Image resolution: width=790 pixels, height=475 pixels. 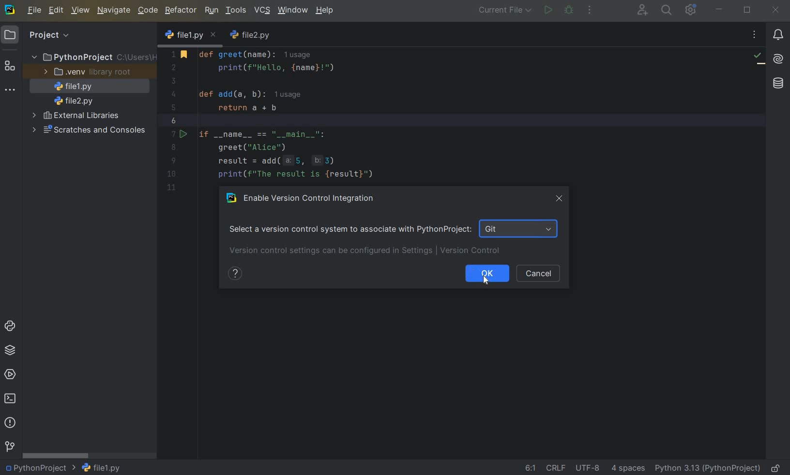 What do you see at coordinates (589, 11) in the screenshot?
I see `more actions` at bounding box center [589, 11].